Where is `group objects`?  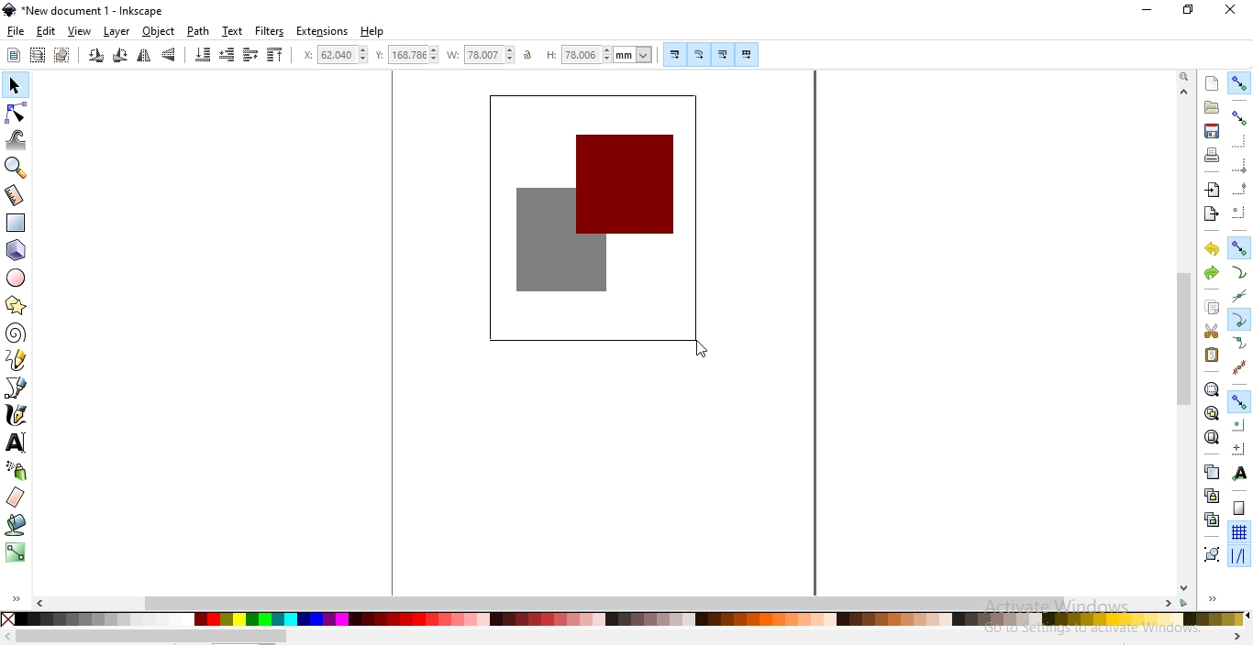 group objects is located at coordinates (1211, 555).